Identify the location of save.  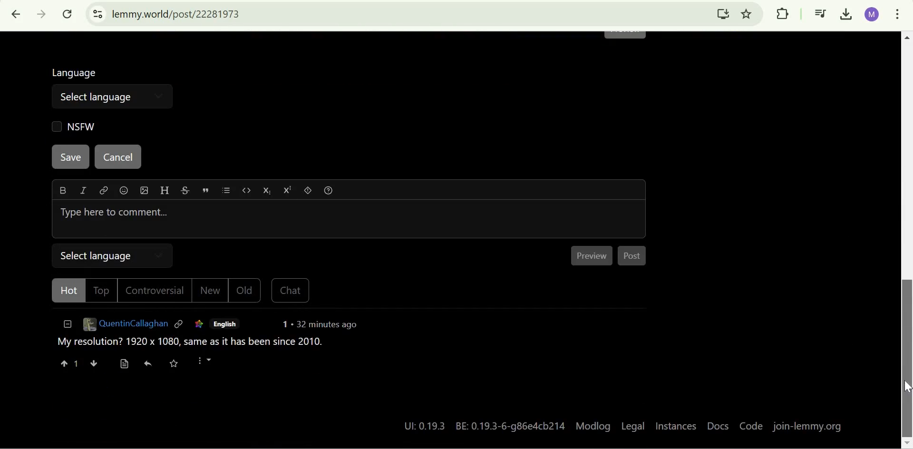
(179, 365).